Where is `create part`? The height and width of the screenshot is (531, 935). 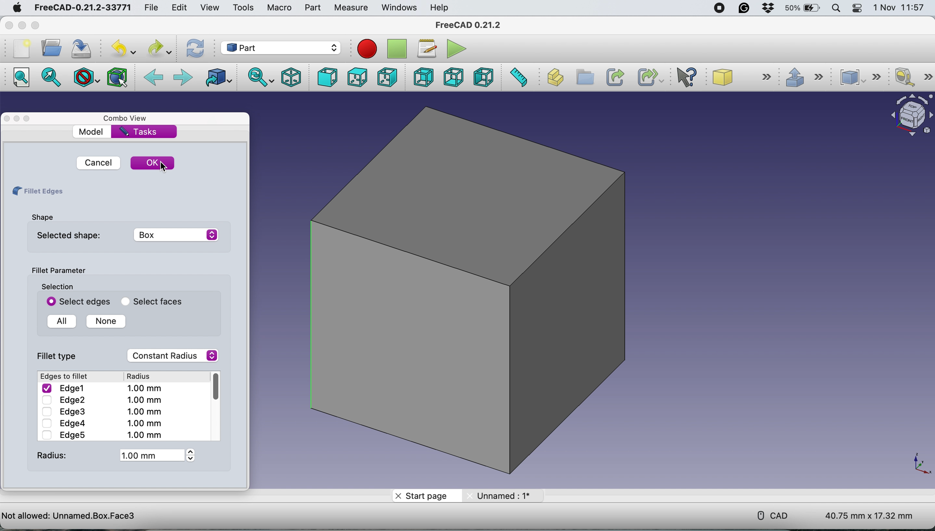
create part is located at coordinates (554, 77).